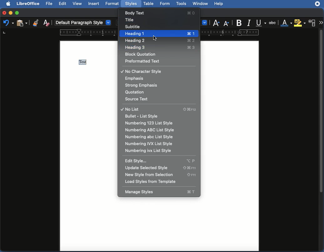 The image size is (324, 252). What do you see at coordinates (63, 4) in the screenshot?
I see `Edit` at bounding box center [63, 4].